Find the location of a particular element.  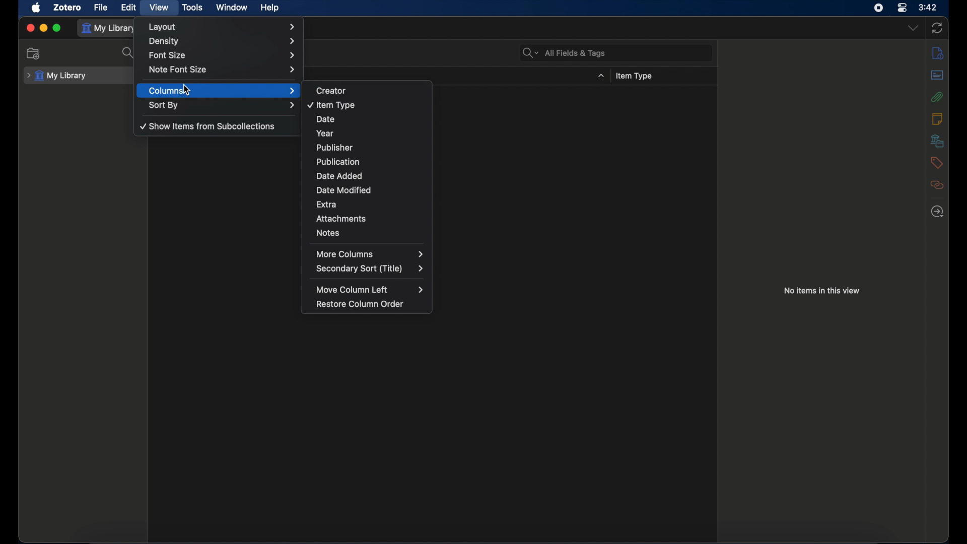

tags is located at coordinates (937, 162).